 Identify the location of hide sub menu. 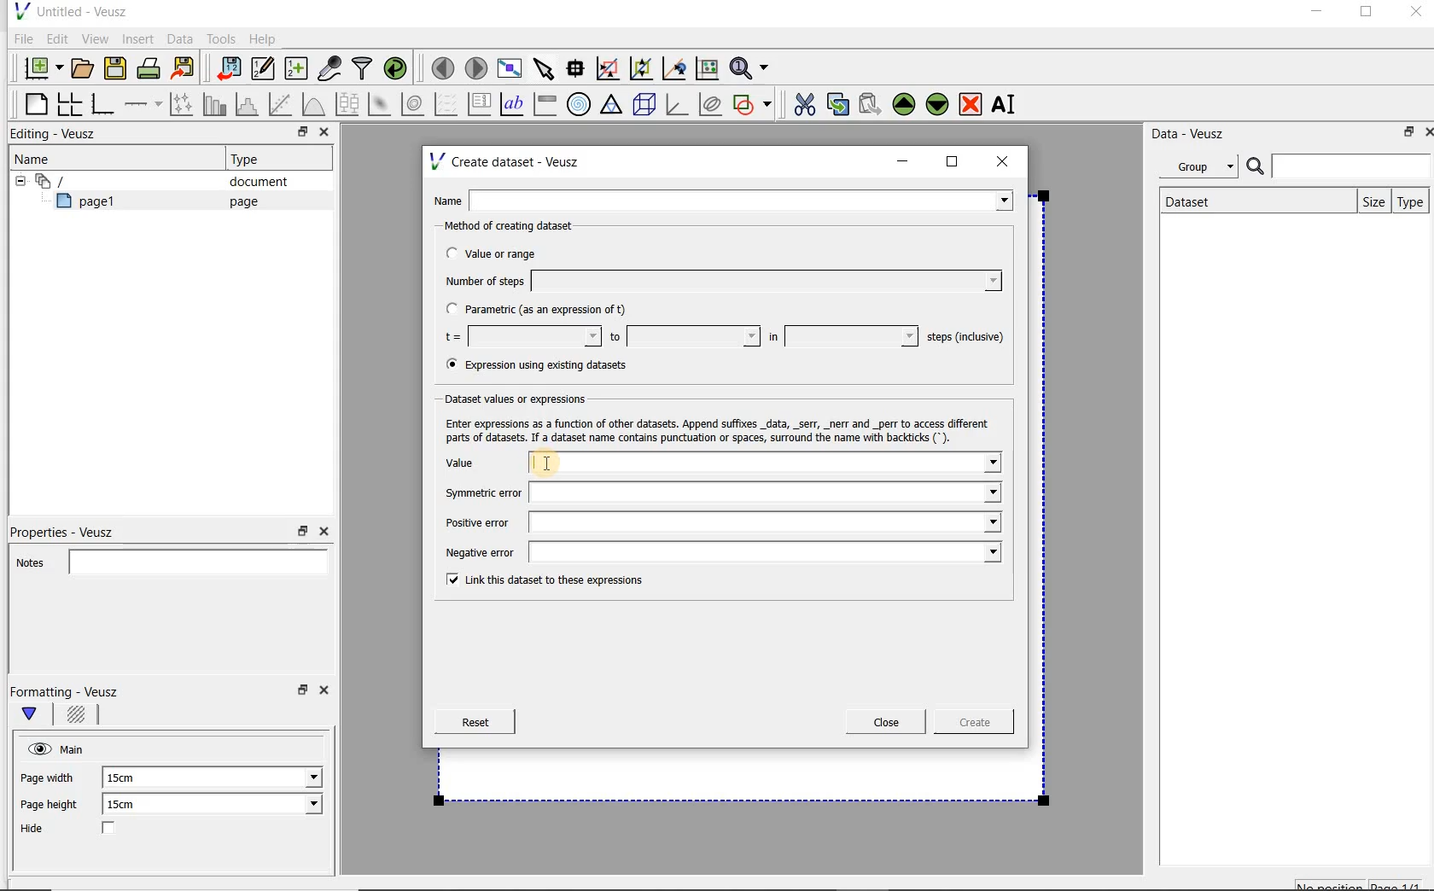
(16, 179).